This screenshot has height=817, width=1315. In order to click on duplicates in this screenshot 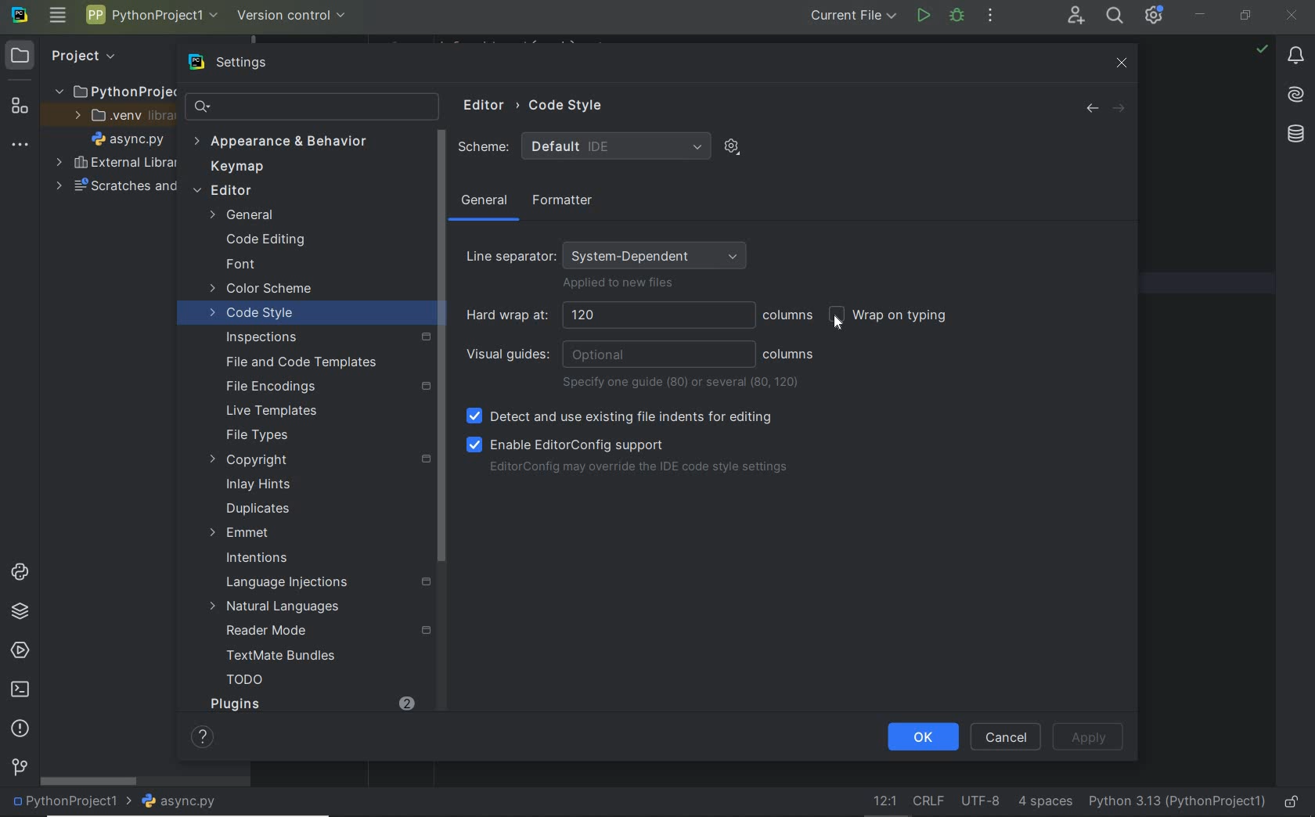, I will do `click(259, 509)`.